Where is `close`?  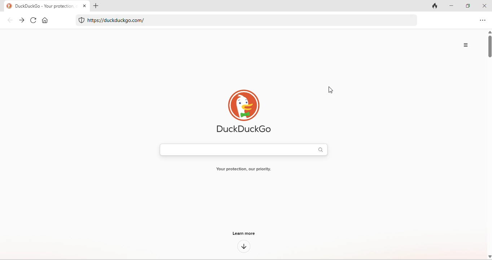 close is located at coordinates (485, 5).